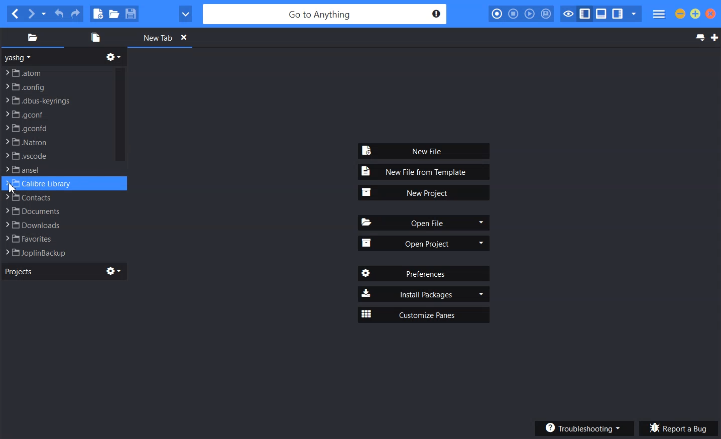 The height and width of the screenshot is (439, 721). I want to click on View in browser, so click(185, 14).